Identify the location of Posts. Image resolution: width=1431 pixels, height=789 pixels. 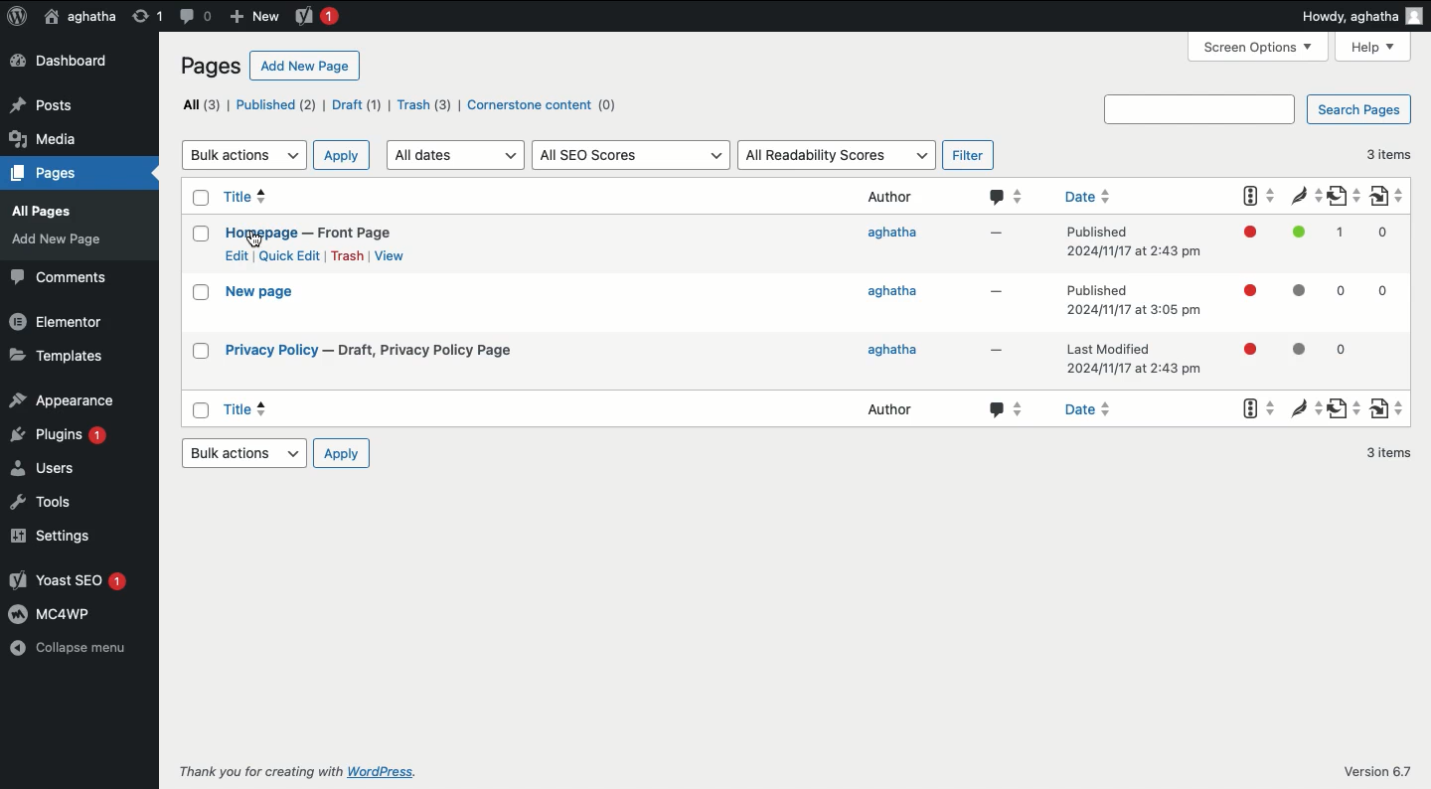
(46, 177).